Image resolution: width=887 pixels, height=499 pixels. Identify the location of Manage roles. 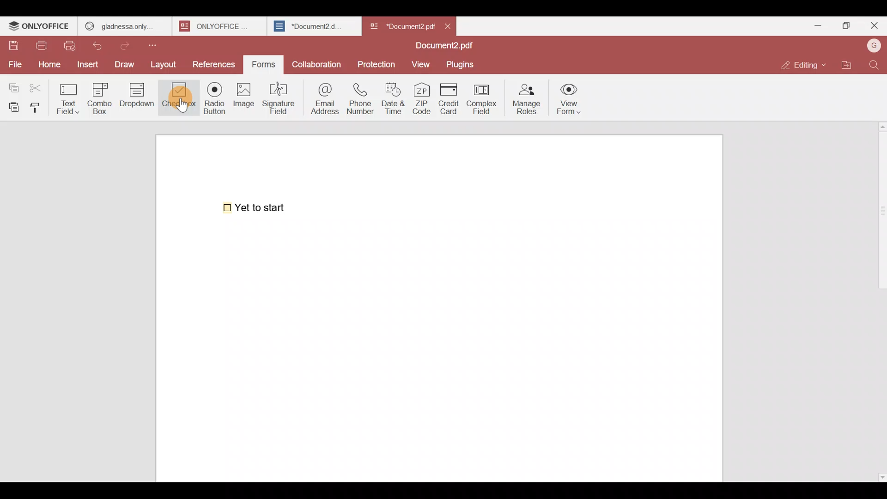
(527, 97).